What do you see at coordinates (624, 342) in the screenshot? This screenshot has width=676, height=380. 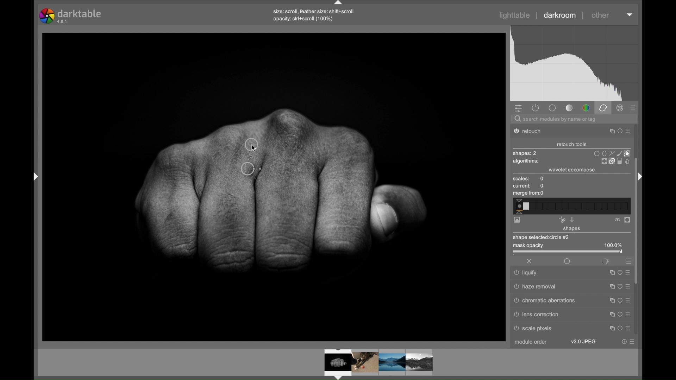 I see `help` at bounding box center [624, 342].